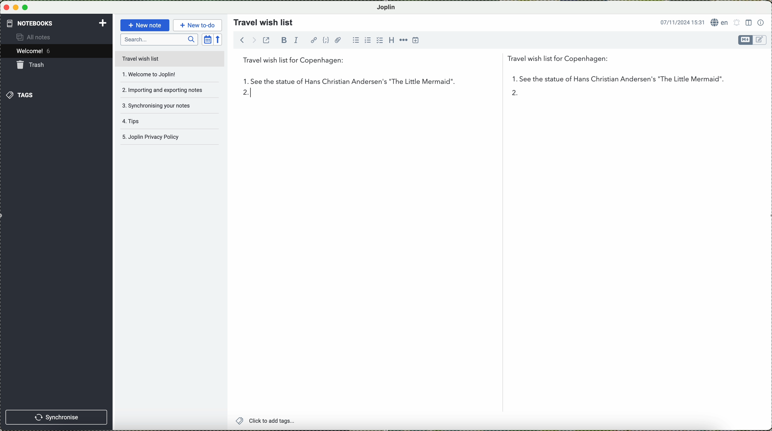  I want to click on horizontal rule, so click(403, 40).